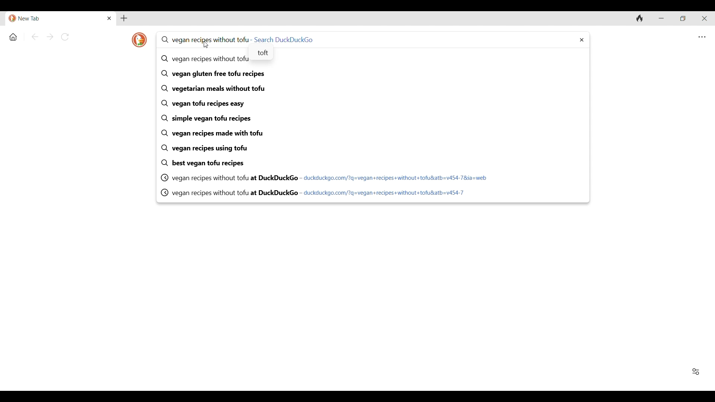 This screenshot has width=715, height=402. I want to click on Close current open tab, so click(109, 18).